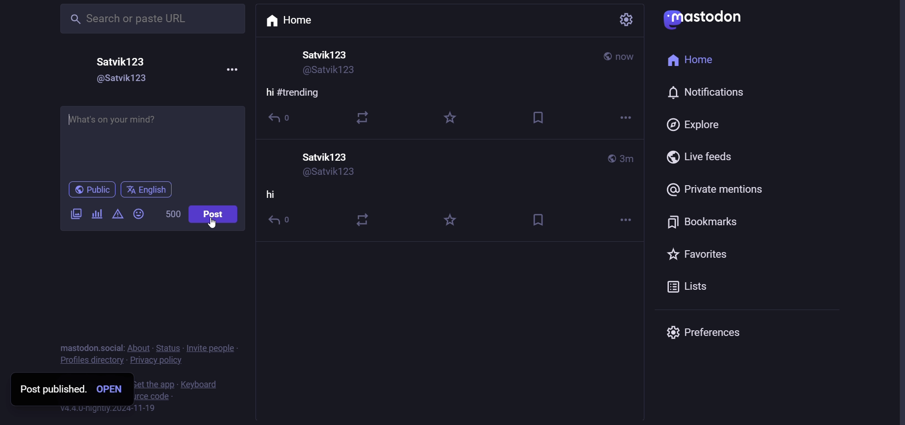 This screenshot has width=905, height=425. I want to click on user id, so click(120, 81).